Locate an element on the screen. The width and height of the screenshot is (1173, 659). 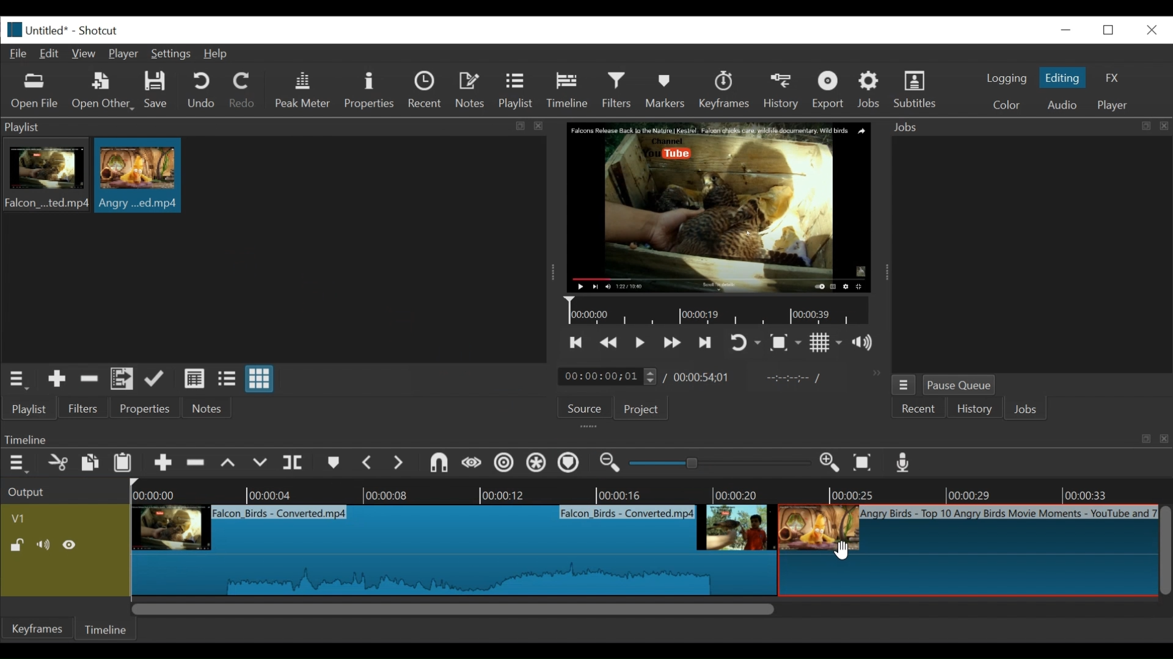
Recent is located at coordinates (428, 92).